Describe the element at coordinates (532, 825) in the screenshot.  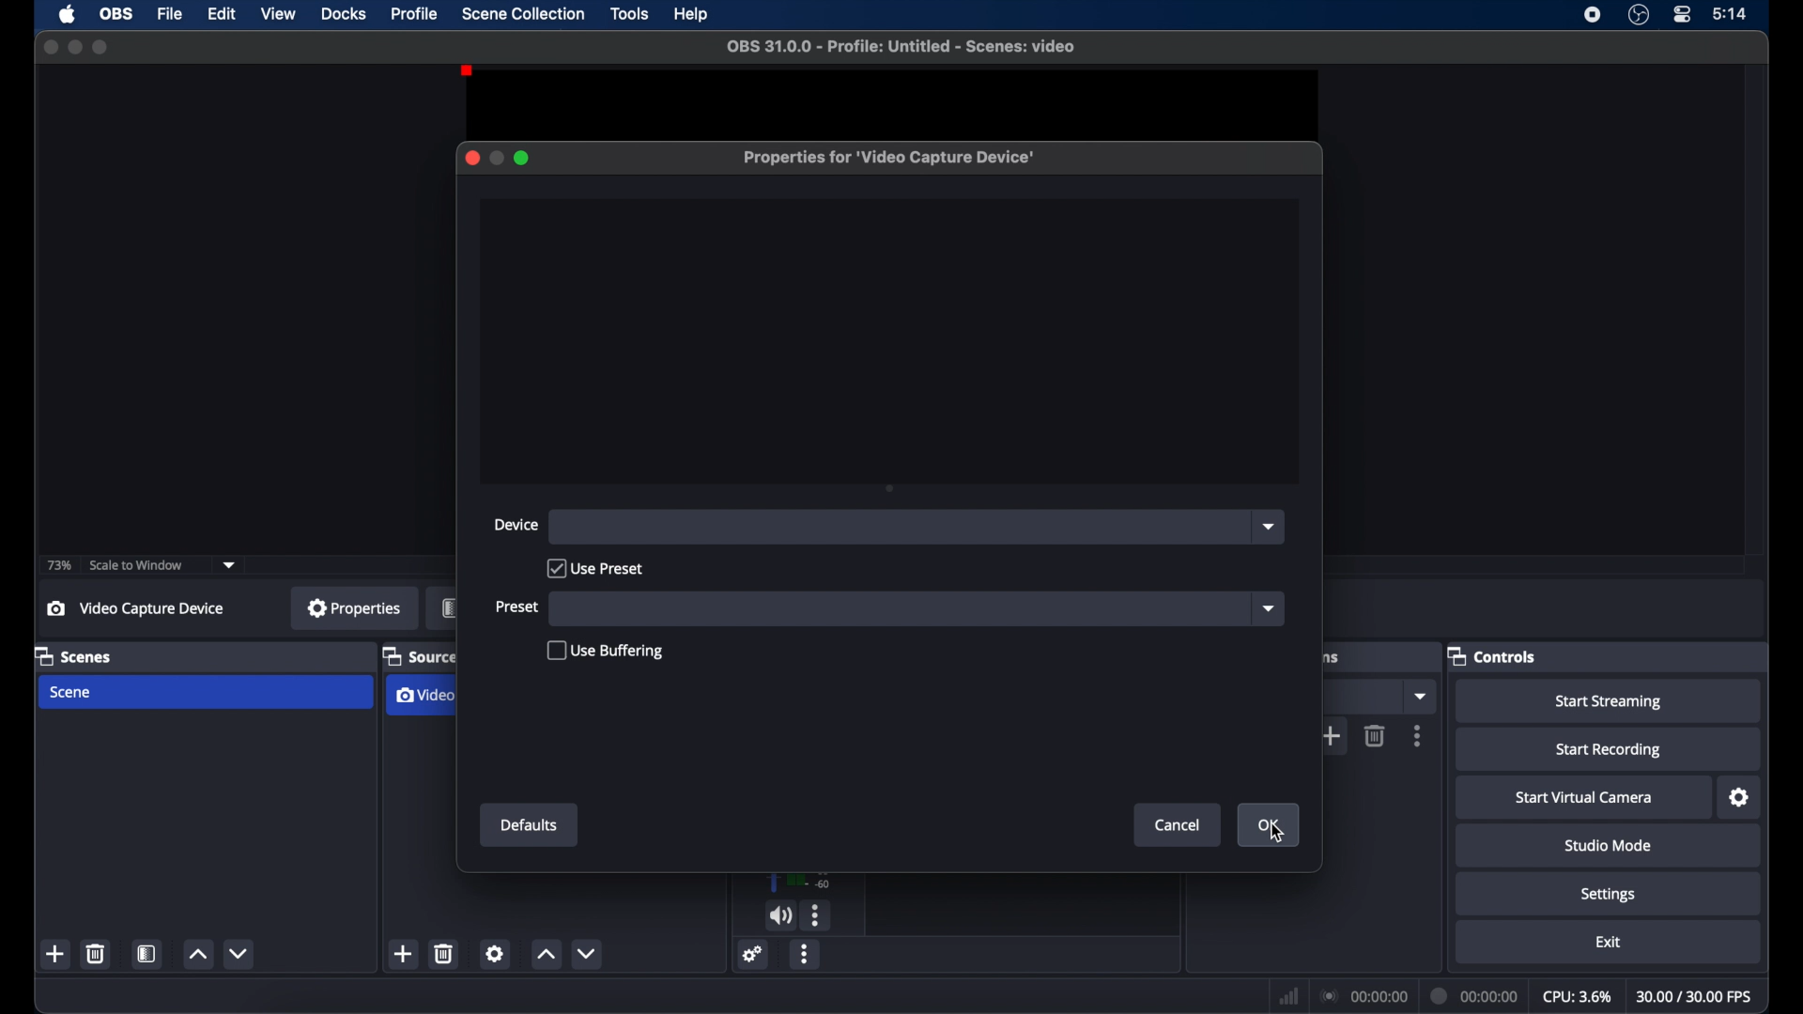
I see `defaults` at that location.